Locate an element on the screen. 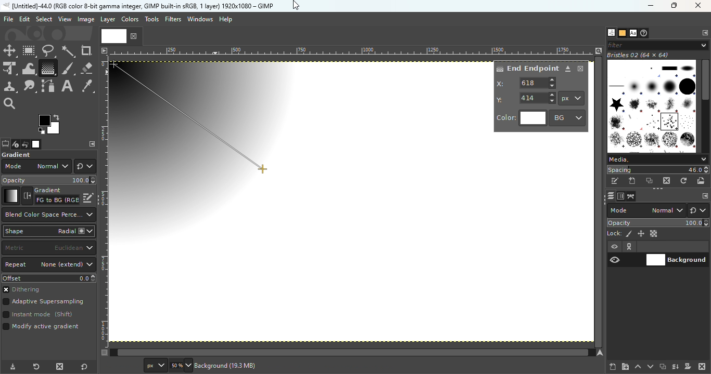  Image Box is located at coordinates (652, 102).